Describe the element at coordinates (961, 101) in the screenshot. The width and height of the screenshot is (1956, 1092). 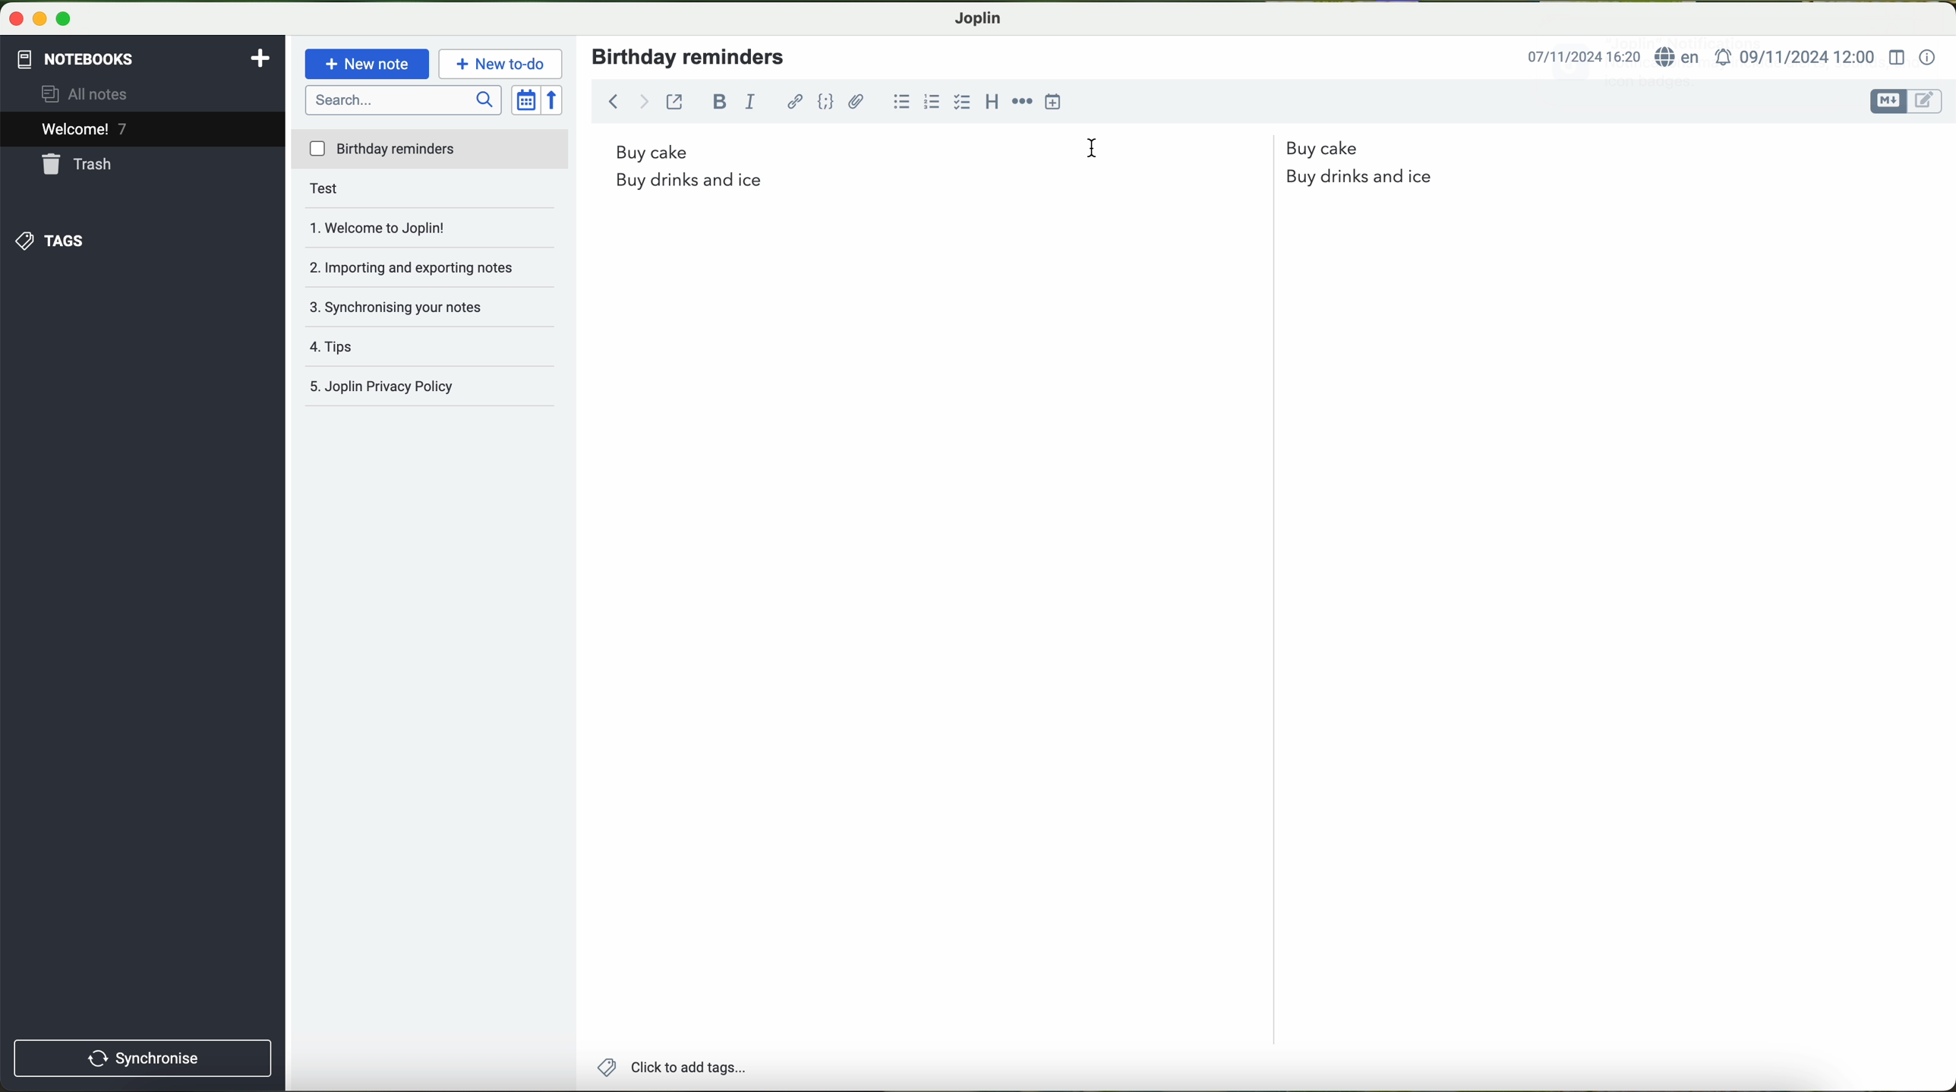
I see `checkbox` at that location.